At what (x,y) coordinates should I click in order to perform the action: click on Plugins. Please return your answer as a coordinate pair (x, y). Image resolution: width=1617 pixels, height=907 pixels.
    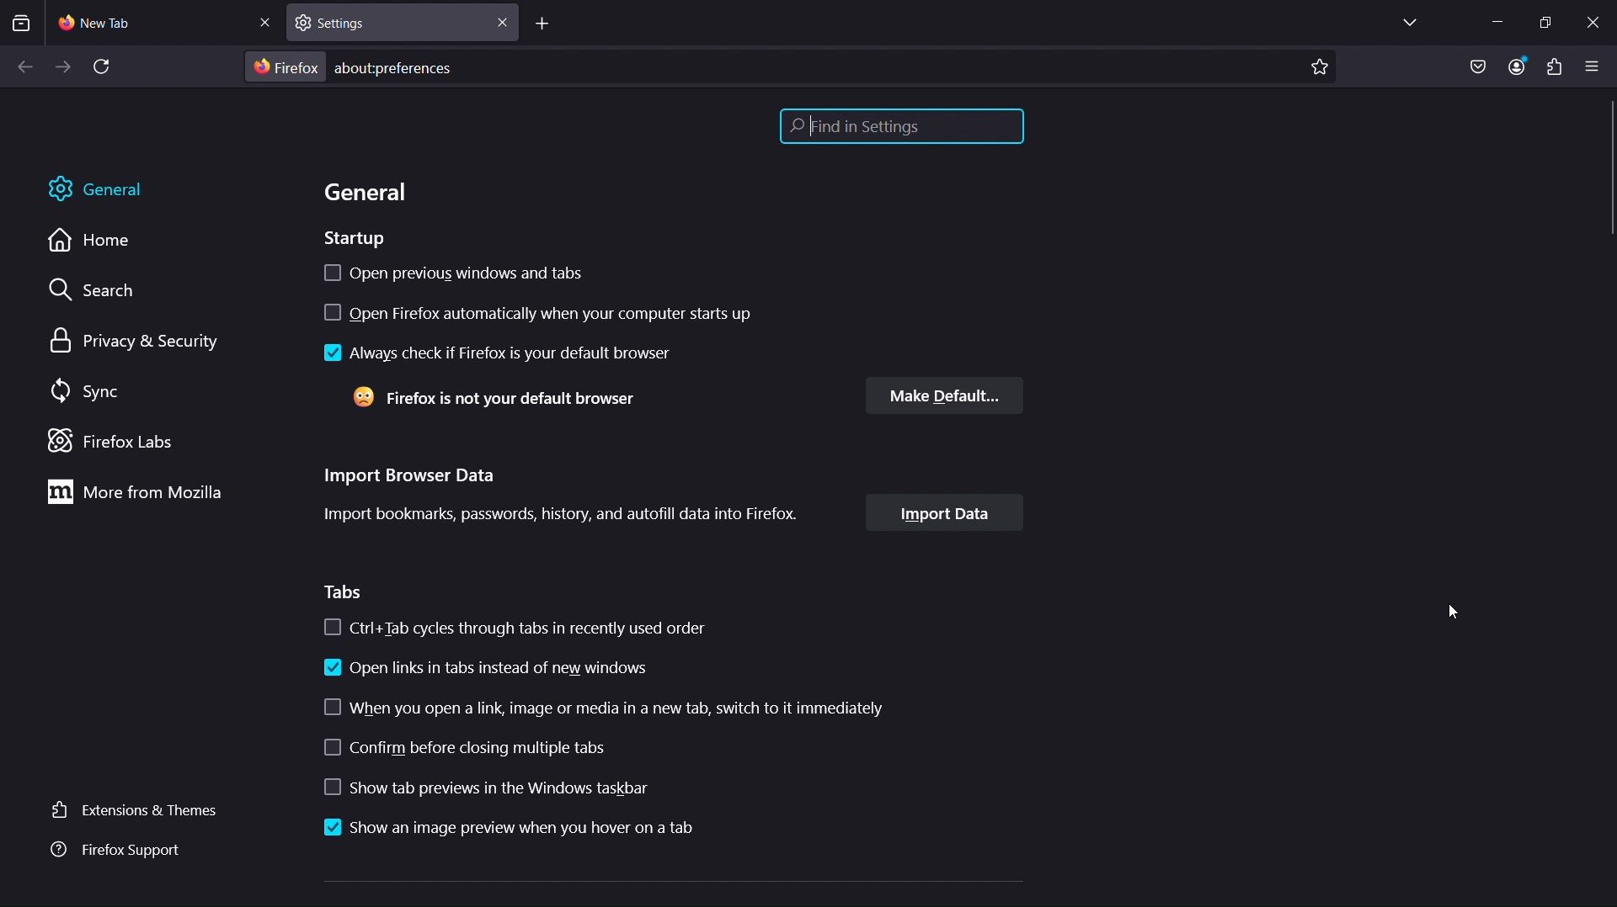
    Looking at the image, I should click on (1554, 66).